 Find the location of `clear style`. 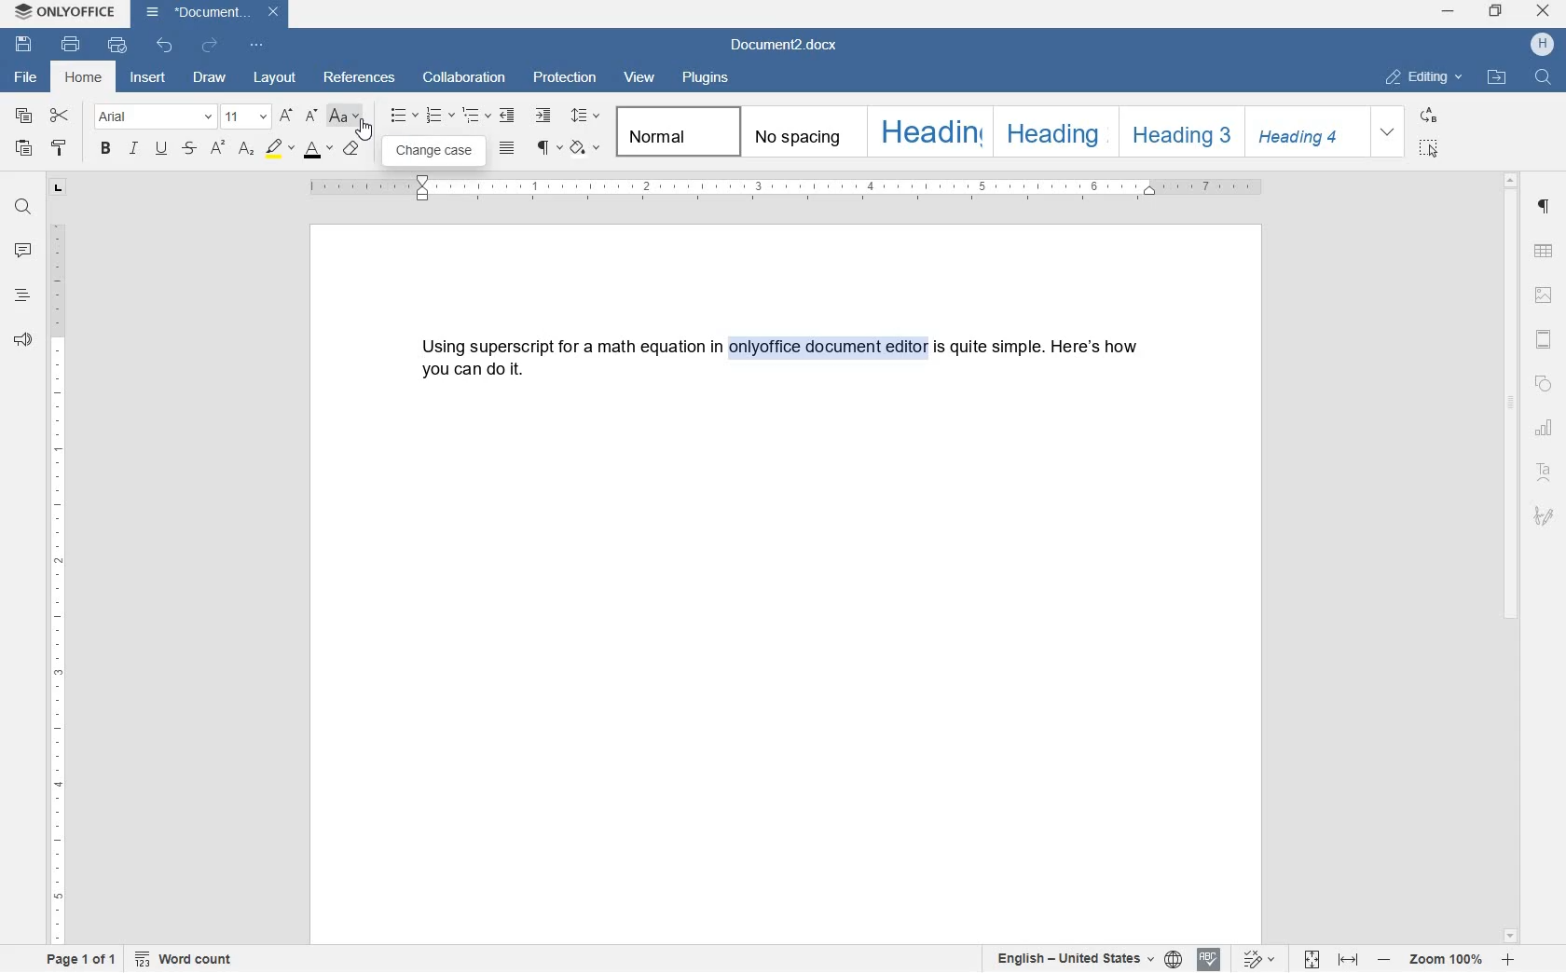

clear style is located at coordinates (352, 149).